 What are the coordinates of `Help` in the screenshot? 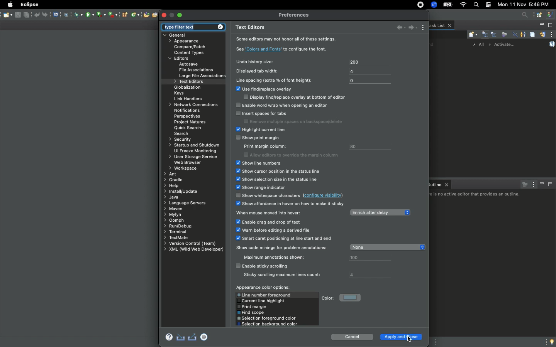 It's located at (172, 185).